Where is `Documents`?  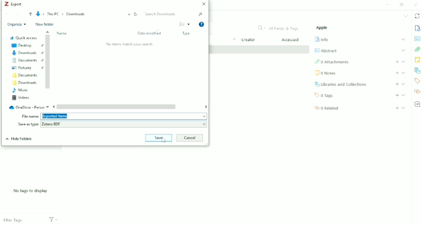
Documents is located at coordinates (24, 75).